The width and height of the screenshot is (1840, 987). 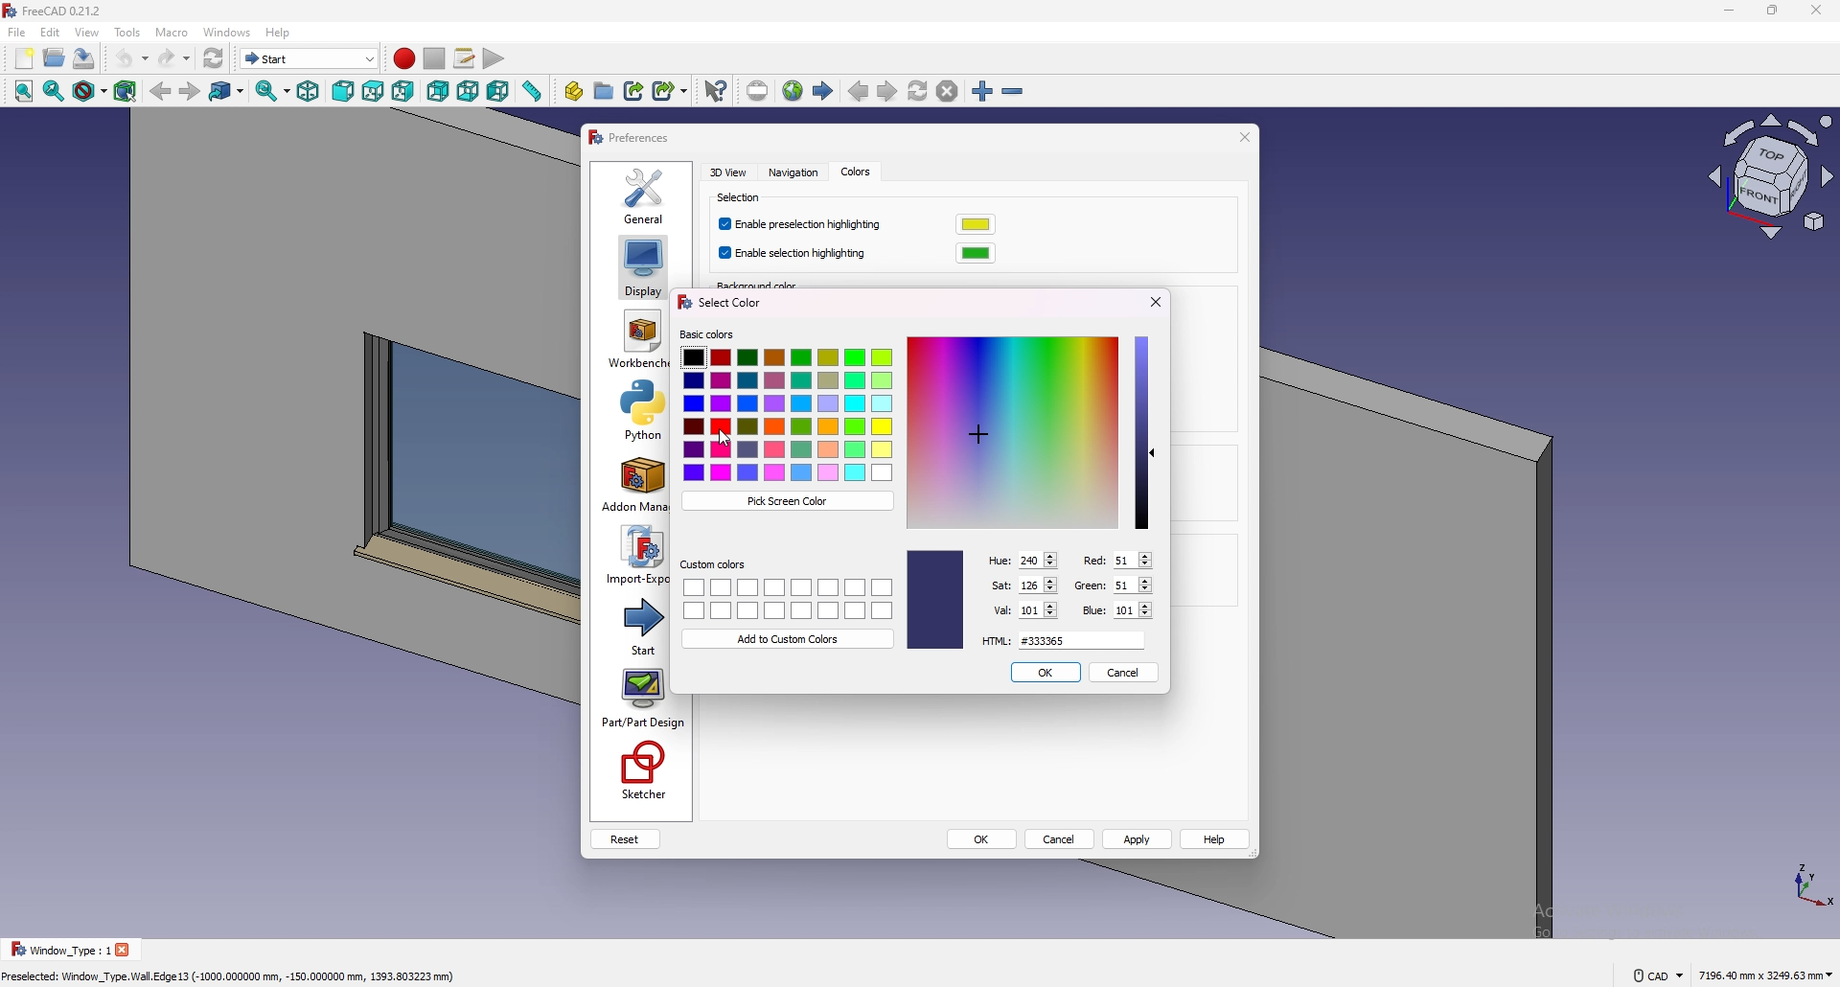 What do you see at coordinates (859, 92) in the screenshot?
I see `previous page` at bounding box center [859, 92].